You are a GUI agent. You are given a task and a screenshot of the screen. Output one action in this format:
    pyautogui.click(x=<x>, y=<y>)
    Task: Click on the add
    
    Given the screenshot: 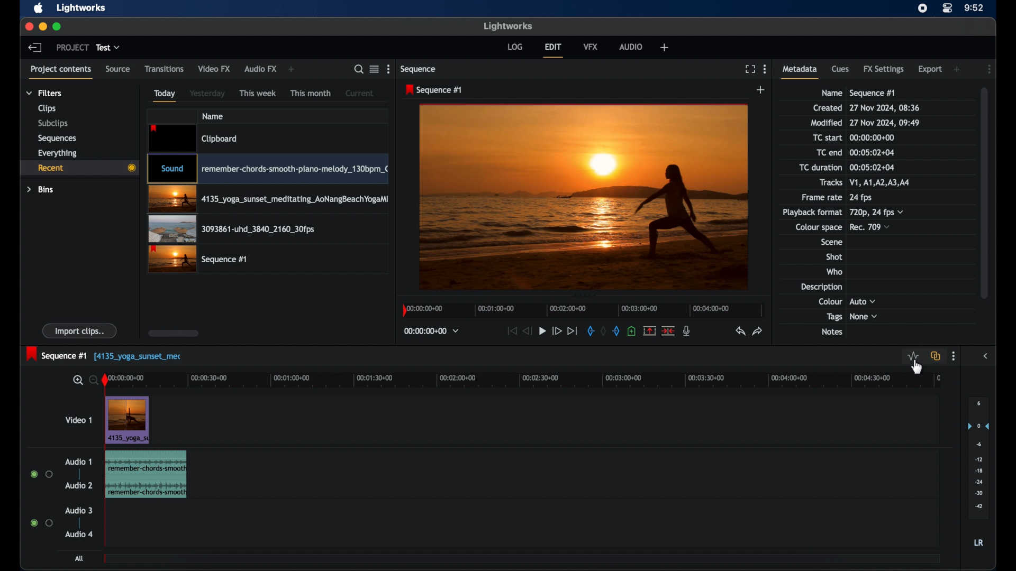 What is the action you would take?
    pyautogui.click(x=292, y=69)
    